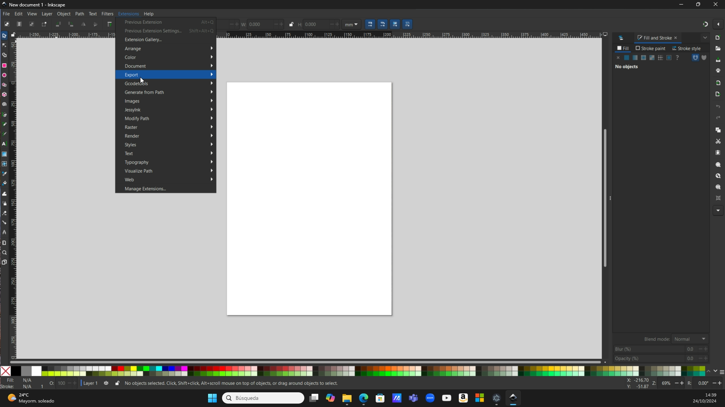 This screenshot has width=725, height=407. Describe the element at coordinates (6, 371) in the screenshot. I see `Close` at that location.